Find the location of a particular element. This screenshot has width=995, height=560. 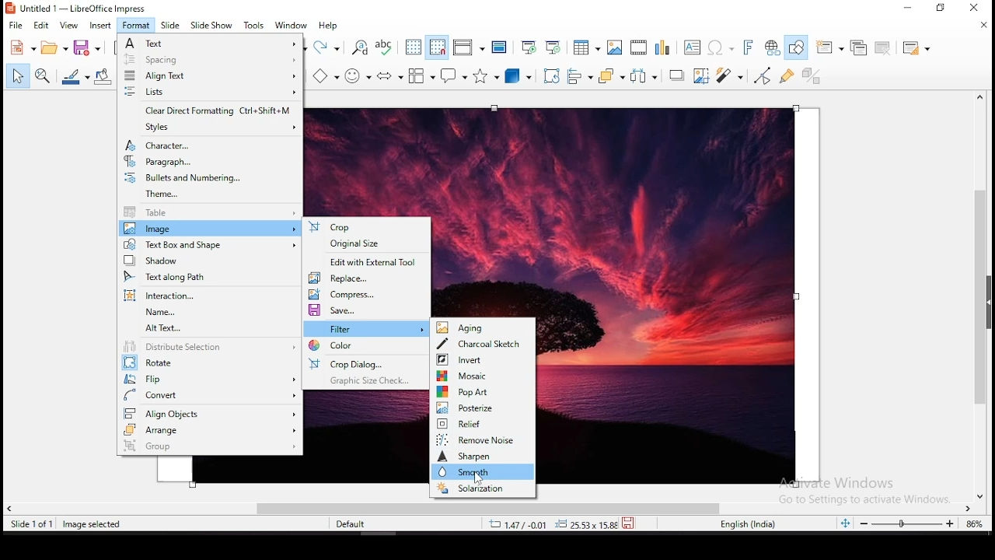

align objects is located at coordinates (210, 412).